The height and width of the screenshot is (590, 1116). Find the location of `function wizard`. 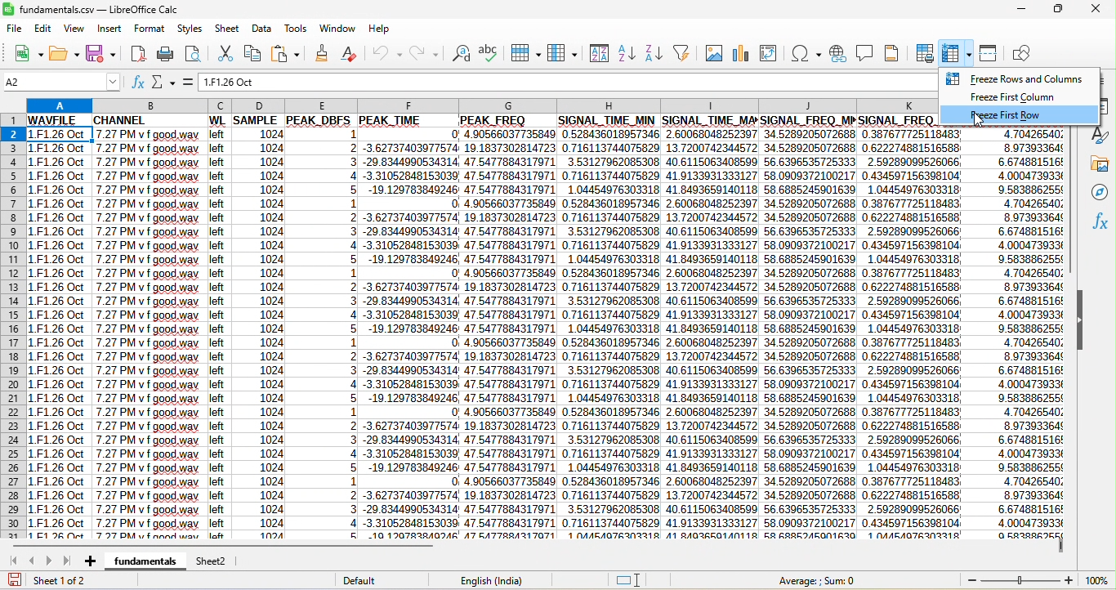

function wizard is located at coordinates (139, 83).